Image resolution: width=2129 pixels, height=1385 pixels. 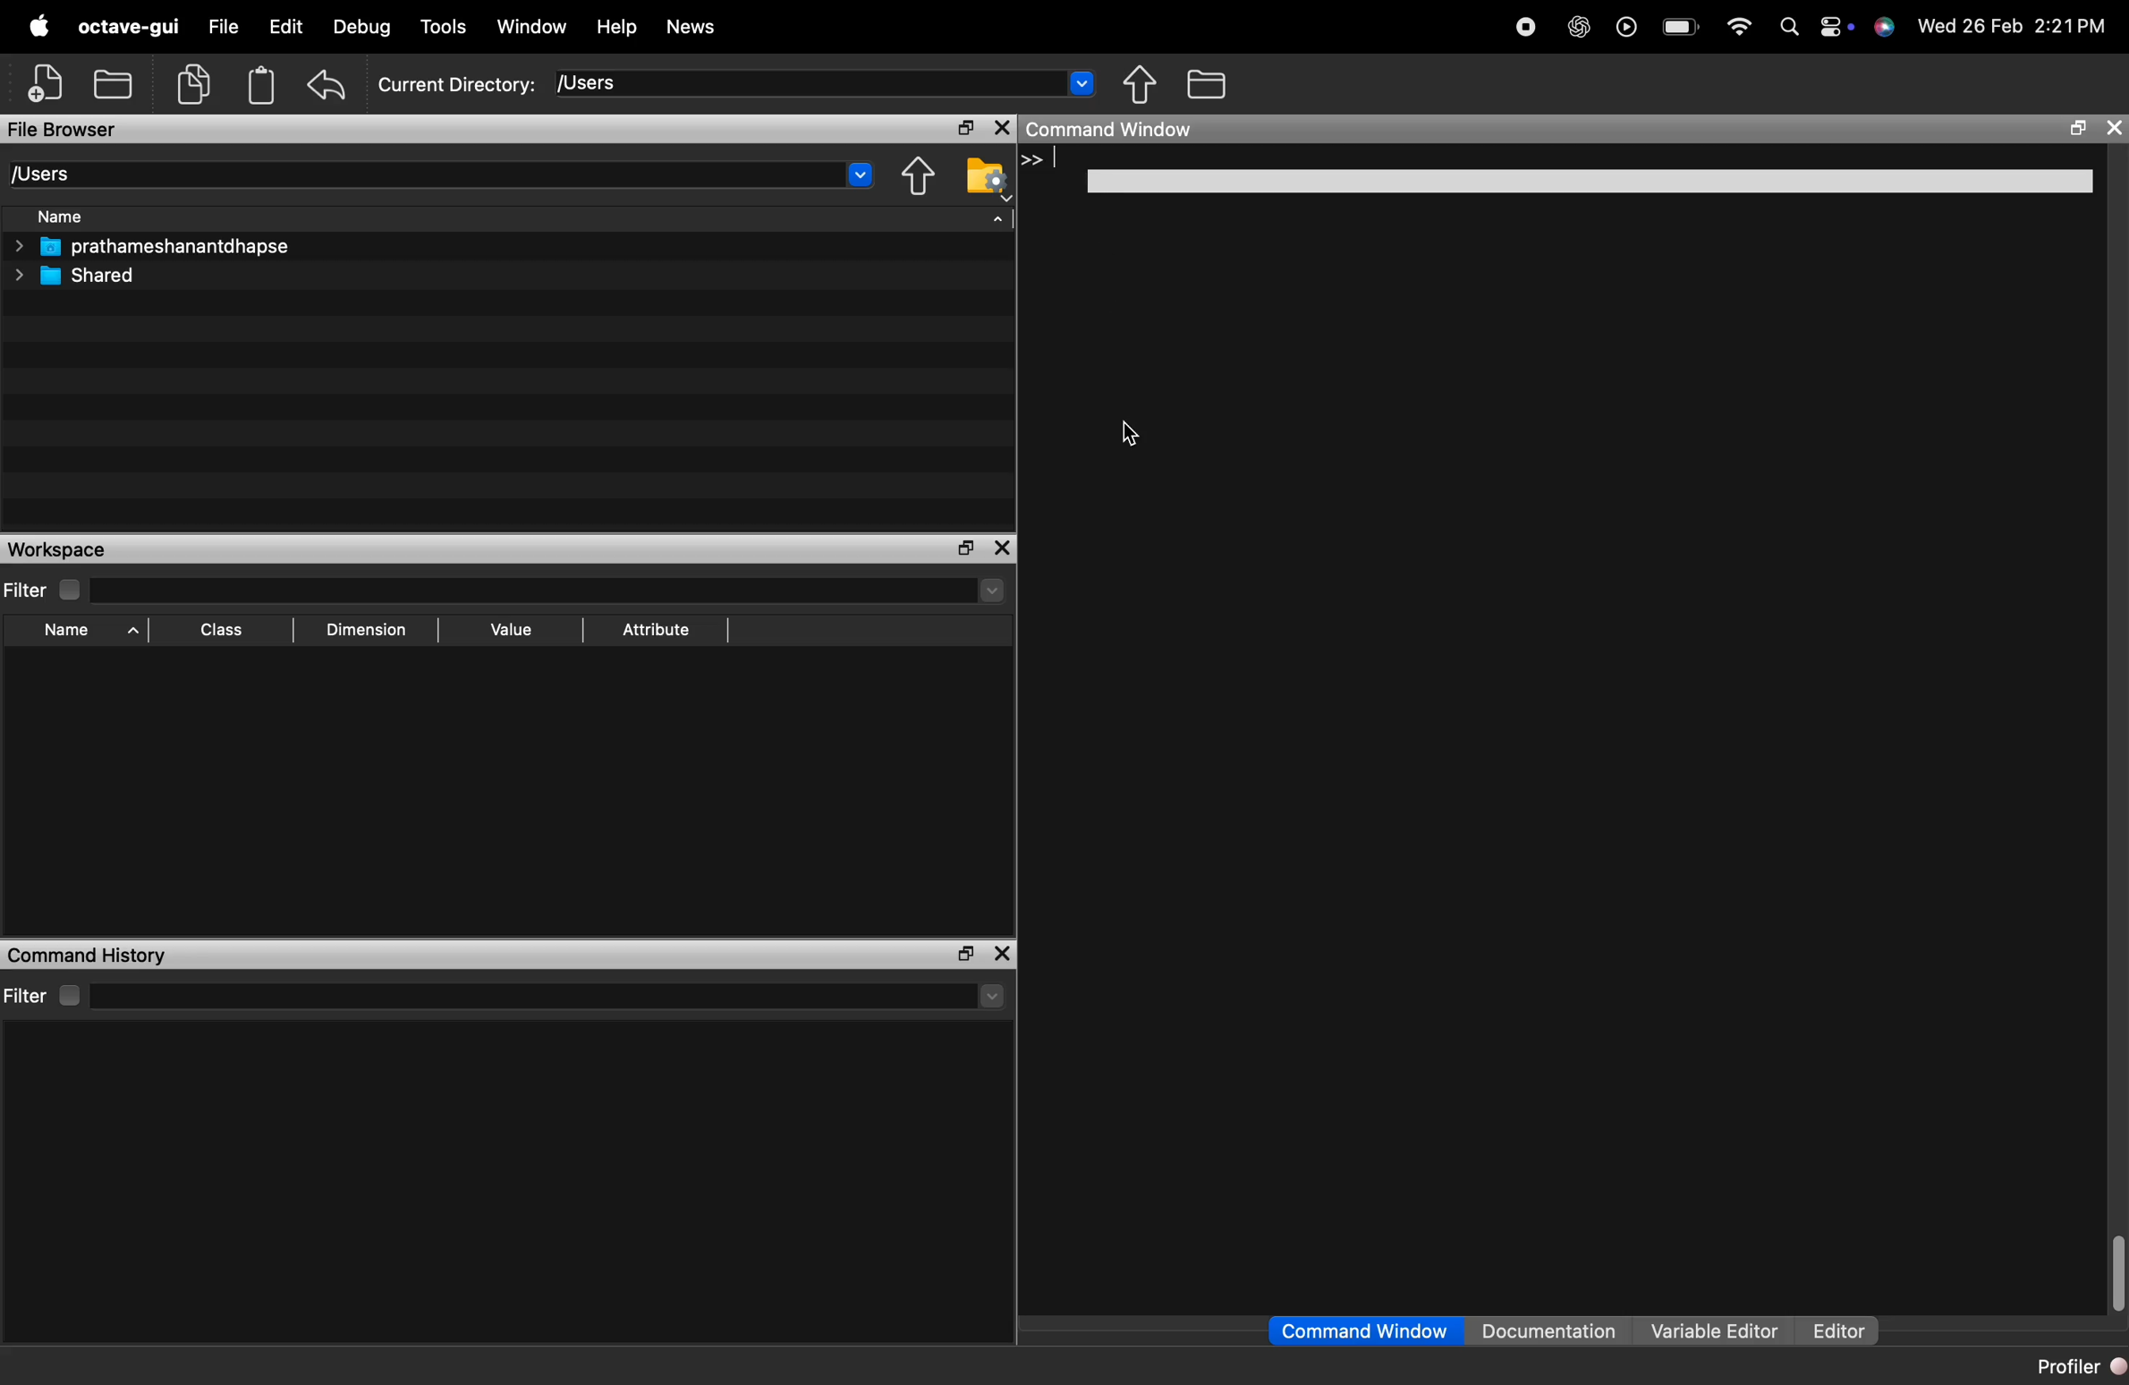 What do you see at coordinates (67, 129) in the screenshot?
I see `File Browser` at bounding box center [67, 129].